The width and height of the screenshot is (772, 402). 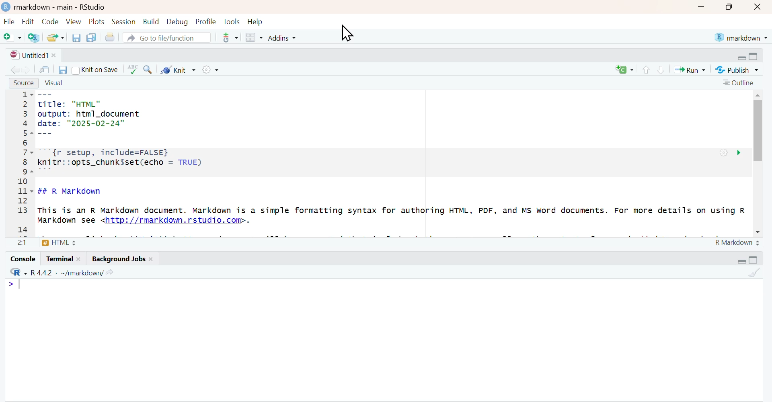 I want to click on Session, so click(x=124, y=22).